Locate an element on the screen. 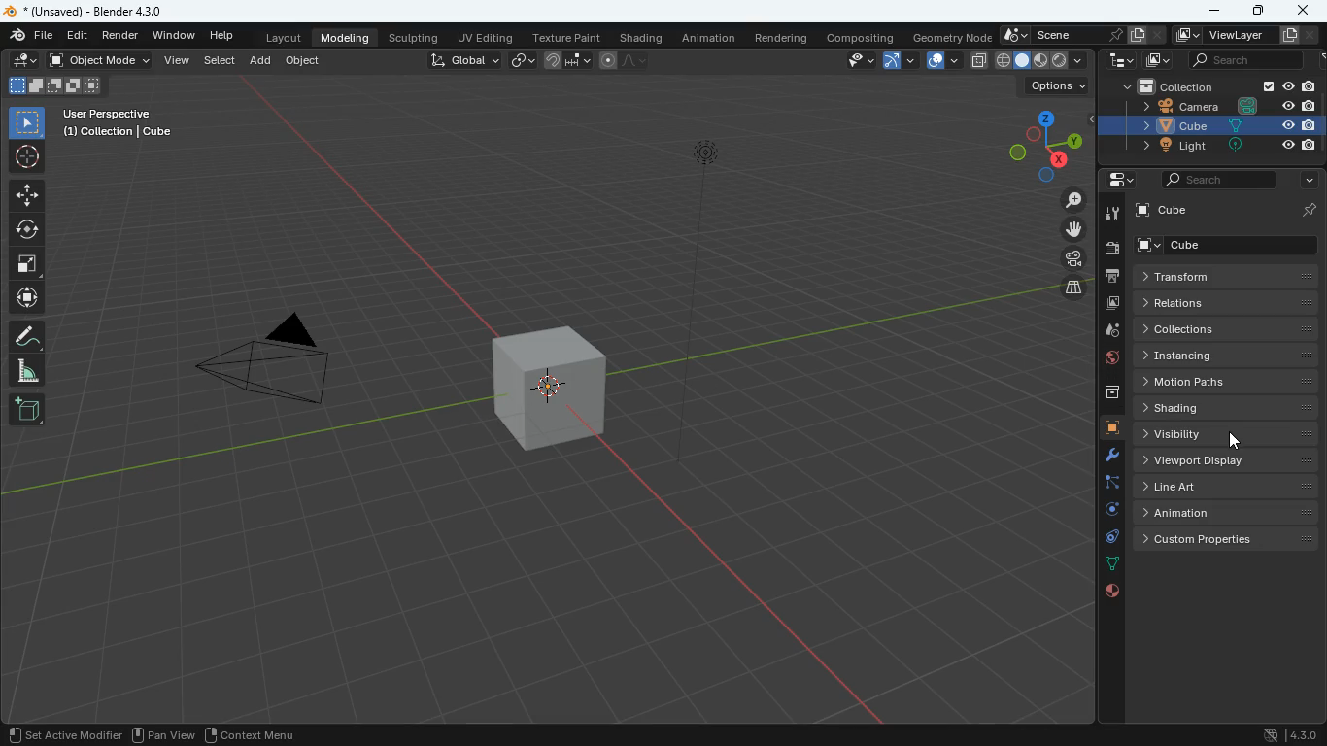  light is located at coordinates (1210, 147).